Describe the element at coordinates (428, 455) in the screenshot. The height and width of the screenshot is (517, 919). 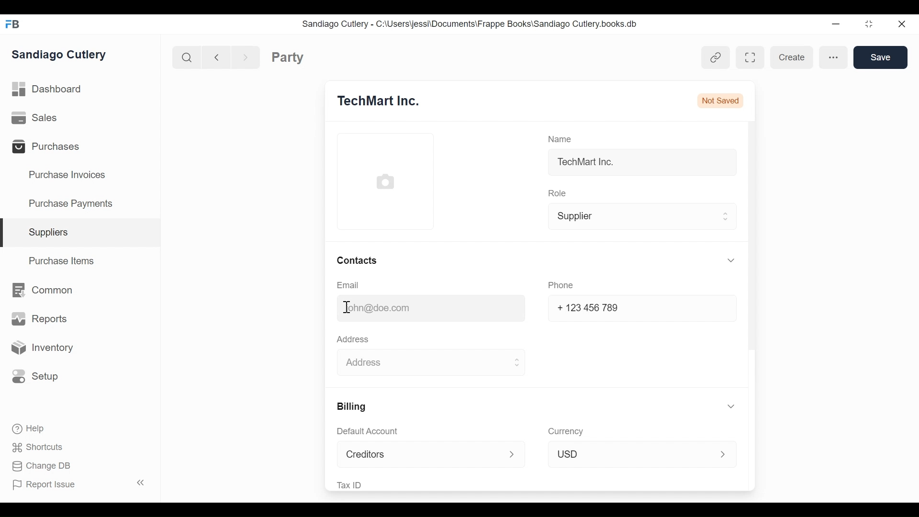
I see `Creditors >` at that location.